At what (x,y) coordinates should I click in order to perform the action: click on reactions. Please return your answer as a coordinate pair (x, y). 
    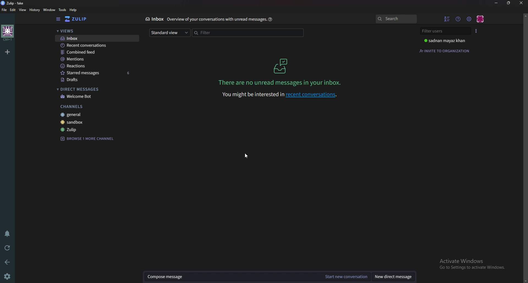
    Looking at the image, I should click on (96, 66).